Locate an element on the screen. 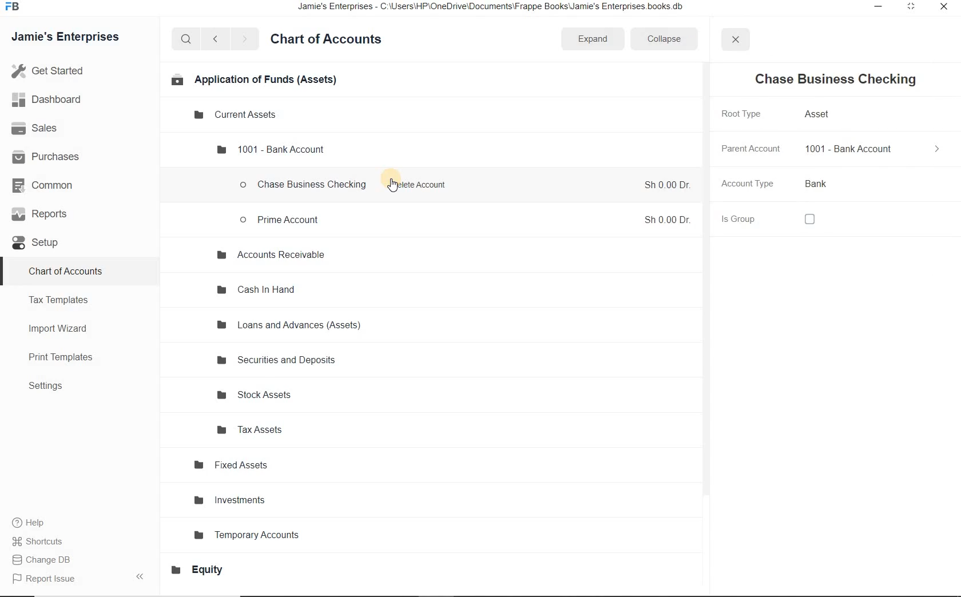  Shortcuts is located at coordinates (39, 542).